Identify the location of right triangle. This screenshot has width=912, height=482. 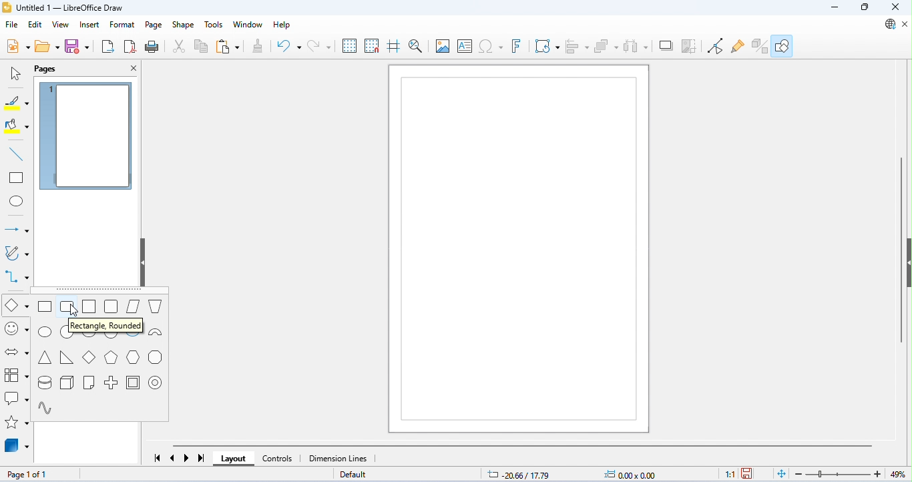
(68, 357).